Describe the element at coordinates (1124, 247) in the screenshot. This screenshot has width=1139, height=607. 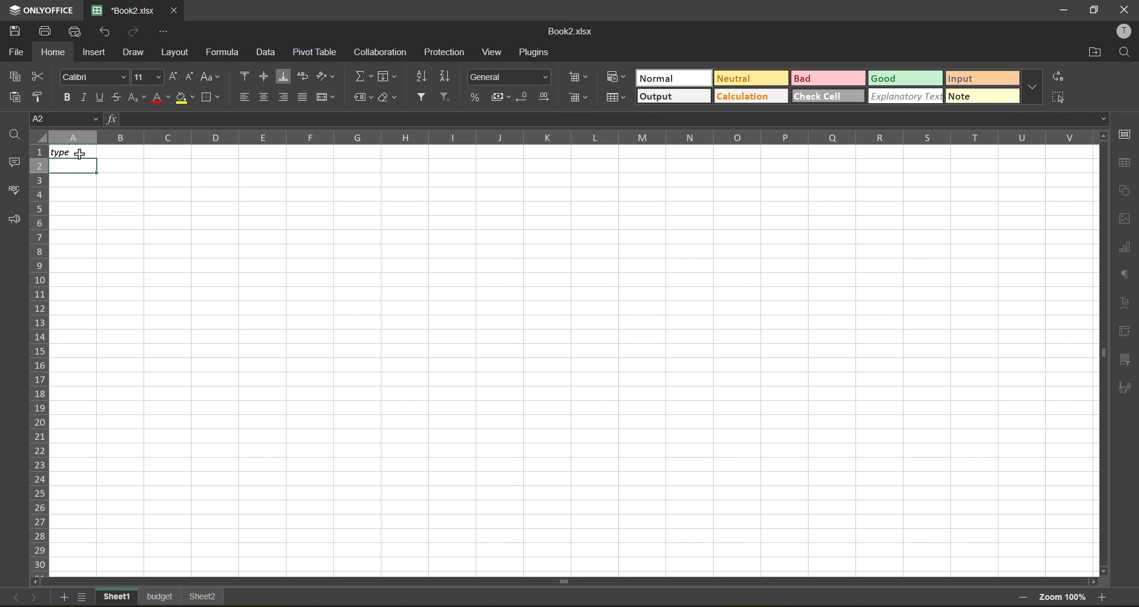
I see `charts` at that location.